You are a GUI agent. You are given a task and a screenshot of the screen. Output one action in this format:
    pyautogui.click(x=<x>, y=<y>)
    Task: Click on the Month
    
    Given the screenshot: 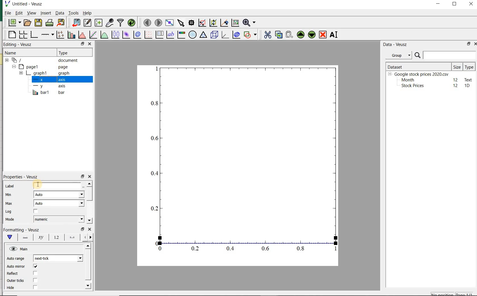 What is the action you would take?
    pyautogui.click(x=407, y=80)
    